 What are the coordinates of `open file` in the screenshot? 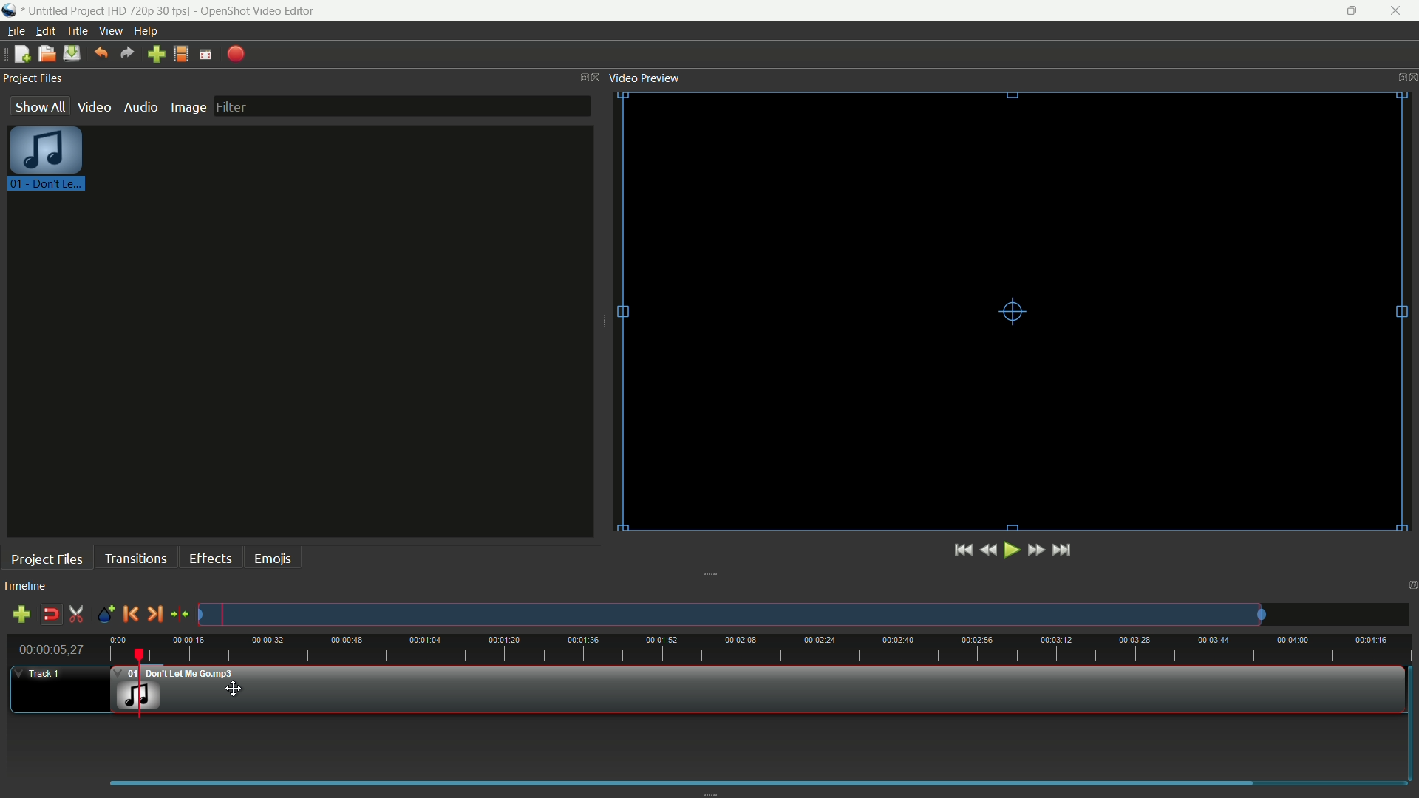 It's located at (47, 54).